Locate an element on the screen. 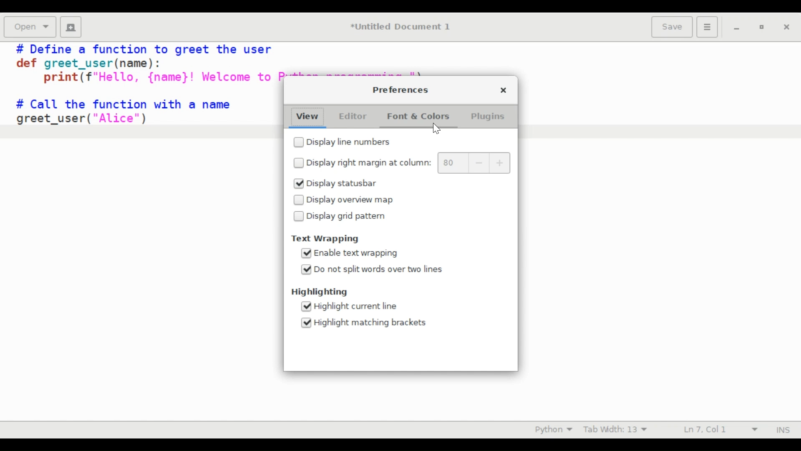 The width and height of the screenshot is (801, 451). Font & Colors is located at coordinates (417, 115).